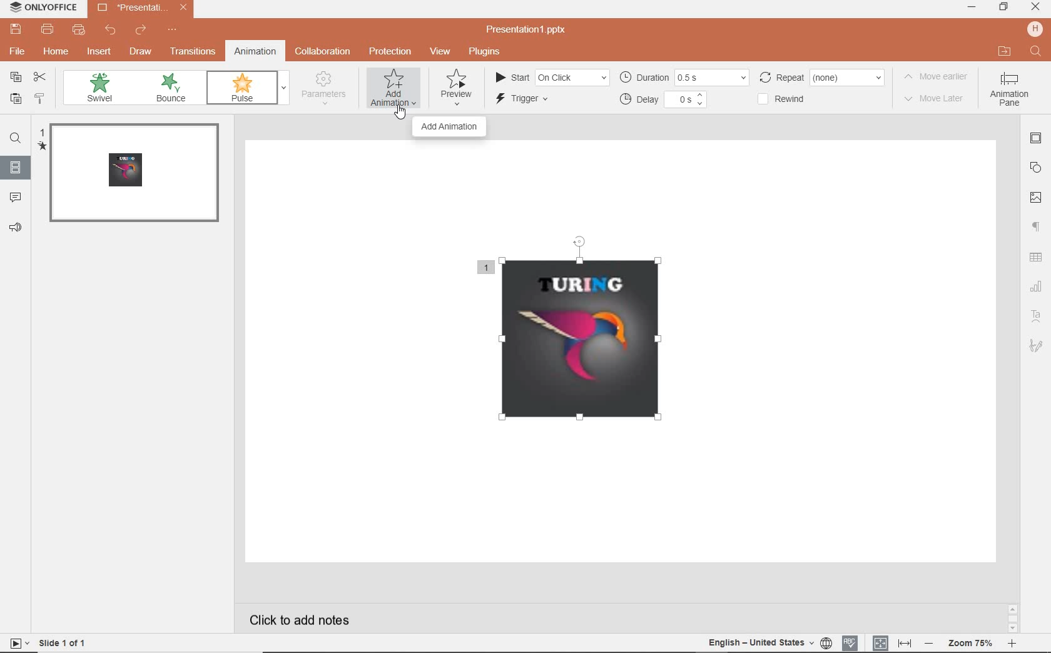  I want to click on delay, so click(663, 100).